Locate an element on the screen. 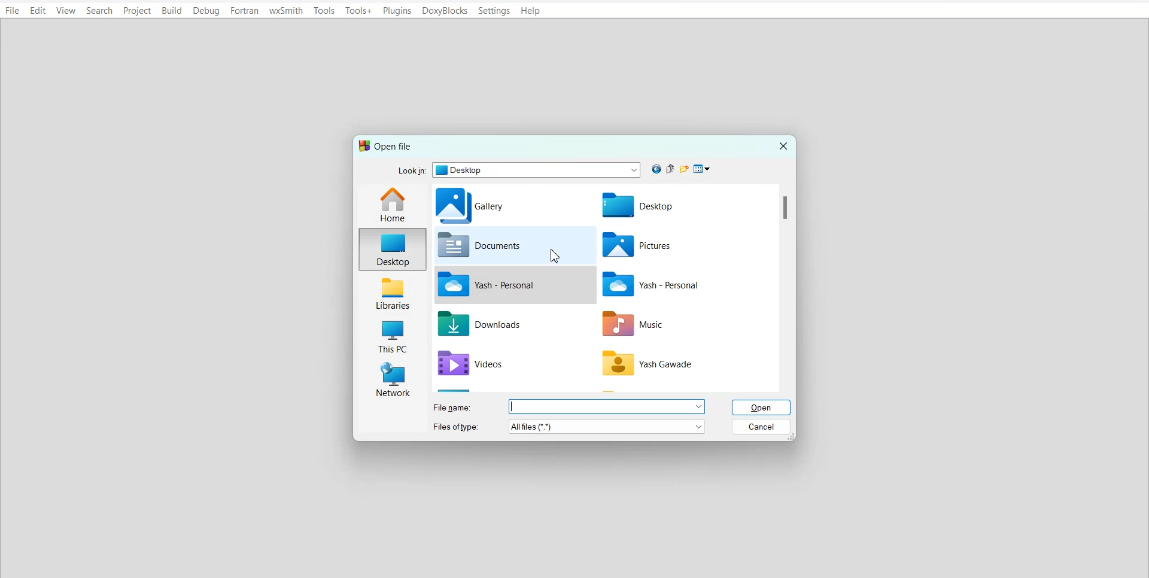 This screenshot has height=578, width=1149. Gallery is located at coordinates (511, 205).